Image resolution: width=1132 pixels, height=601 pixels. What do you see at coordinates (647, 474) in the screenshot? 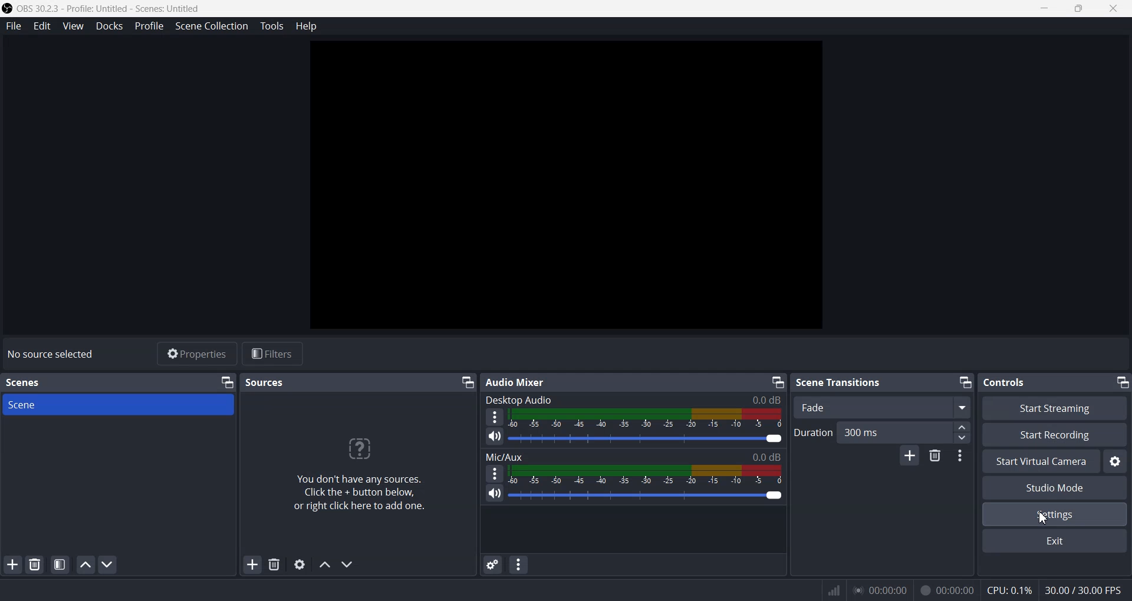
I see `Mic/Aux Indicator` at bounding box center [647, 474].